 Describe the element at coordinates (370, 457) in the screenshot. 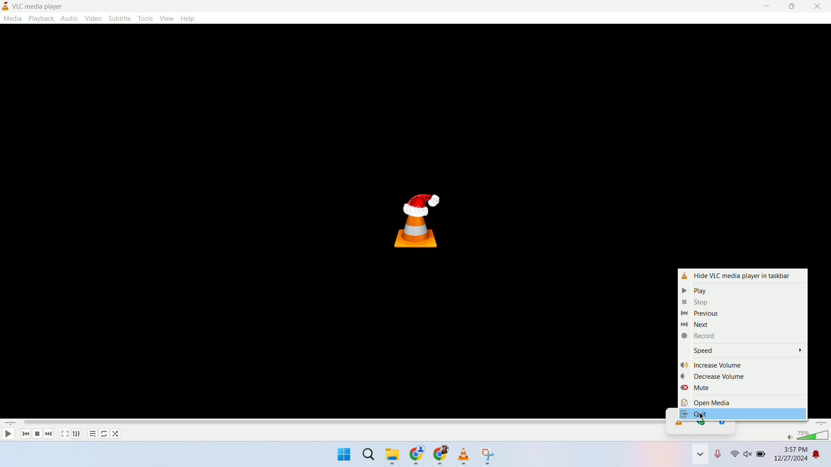

I see `search` at that location.